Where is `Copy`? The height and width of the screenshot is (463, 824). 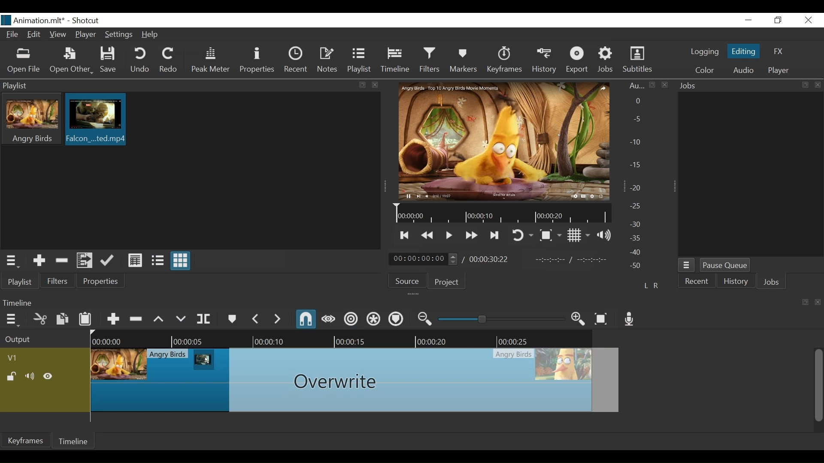
Copy is located at coordinates (62, 319).